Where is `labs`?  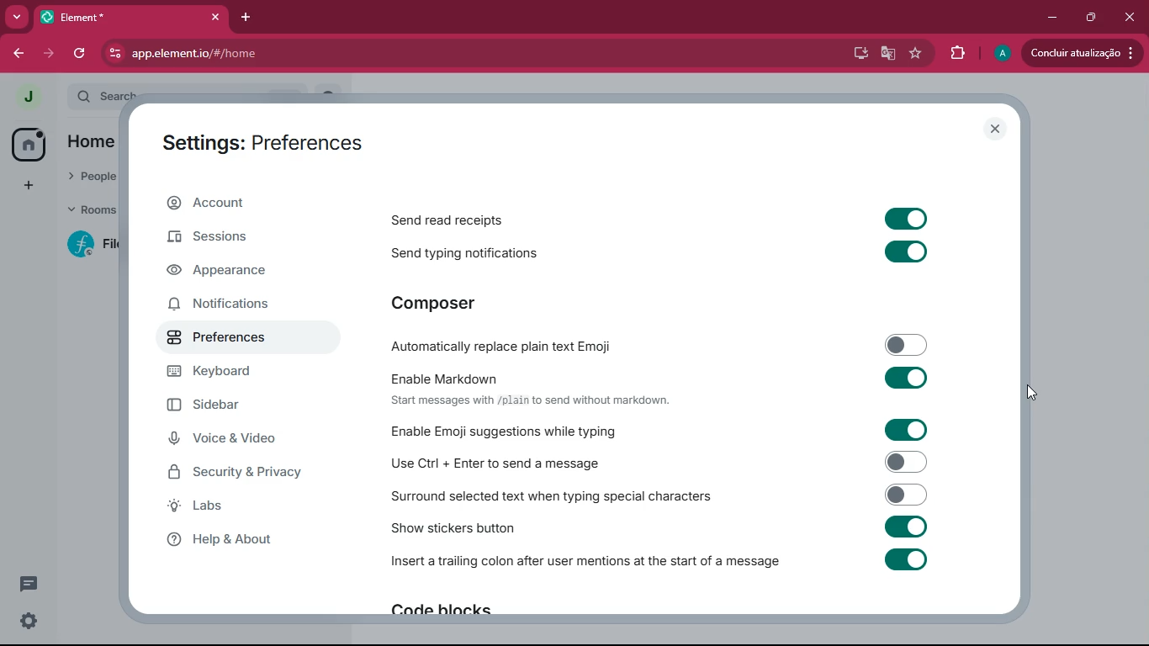 labs is located at coordinates (233, 508).